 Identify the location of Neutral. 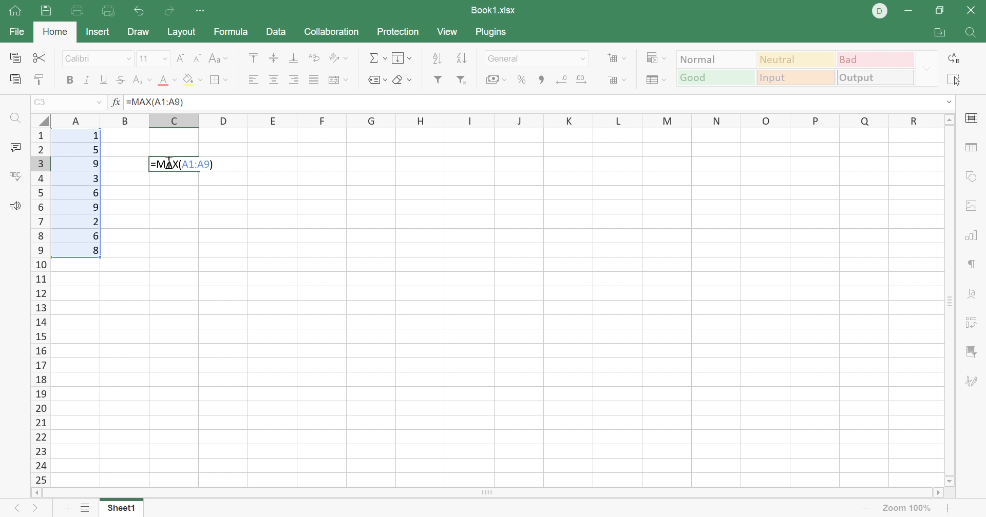
(797, 59).